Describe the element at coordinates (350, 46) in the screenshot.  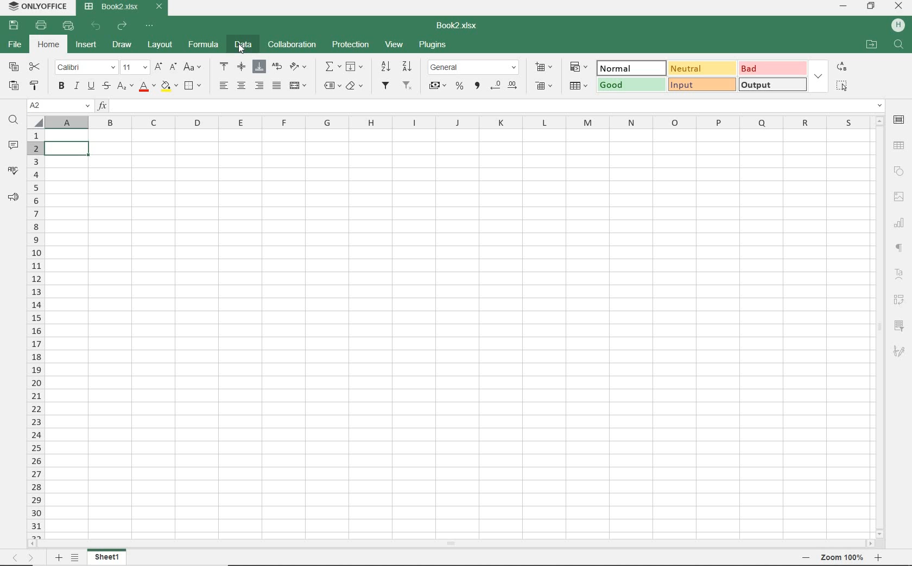
I see `PROTECTION` at that location.